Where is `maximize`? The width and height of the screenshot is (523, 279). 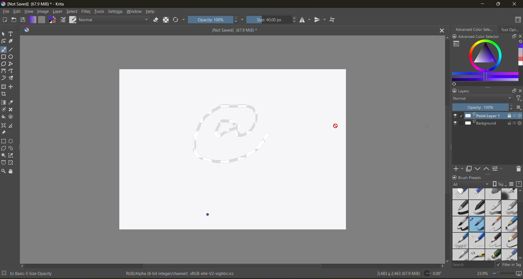
maximize is located at coordinates (499, 4).